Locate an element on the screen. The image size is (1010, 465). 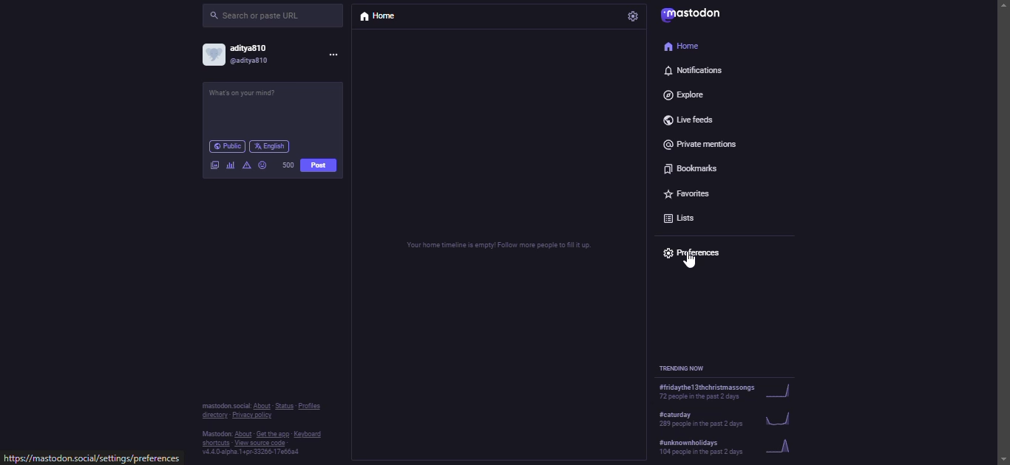
trending is located at coordinates (722, 390).